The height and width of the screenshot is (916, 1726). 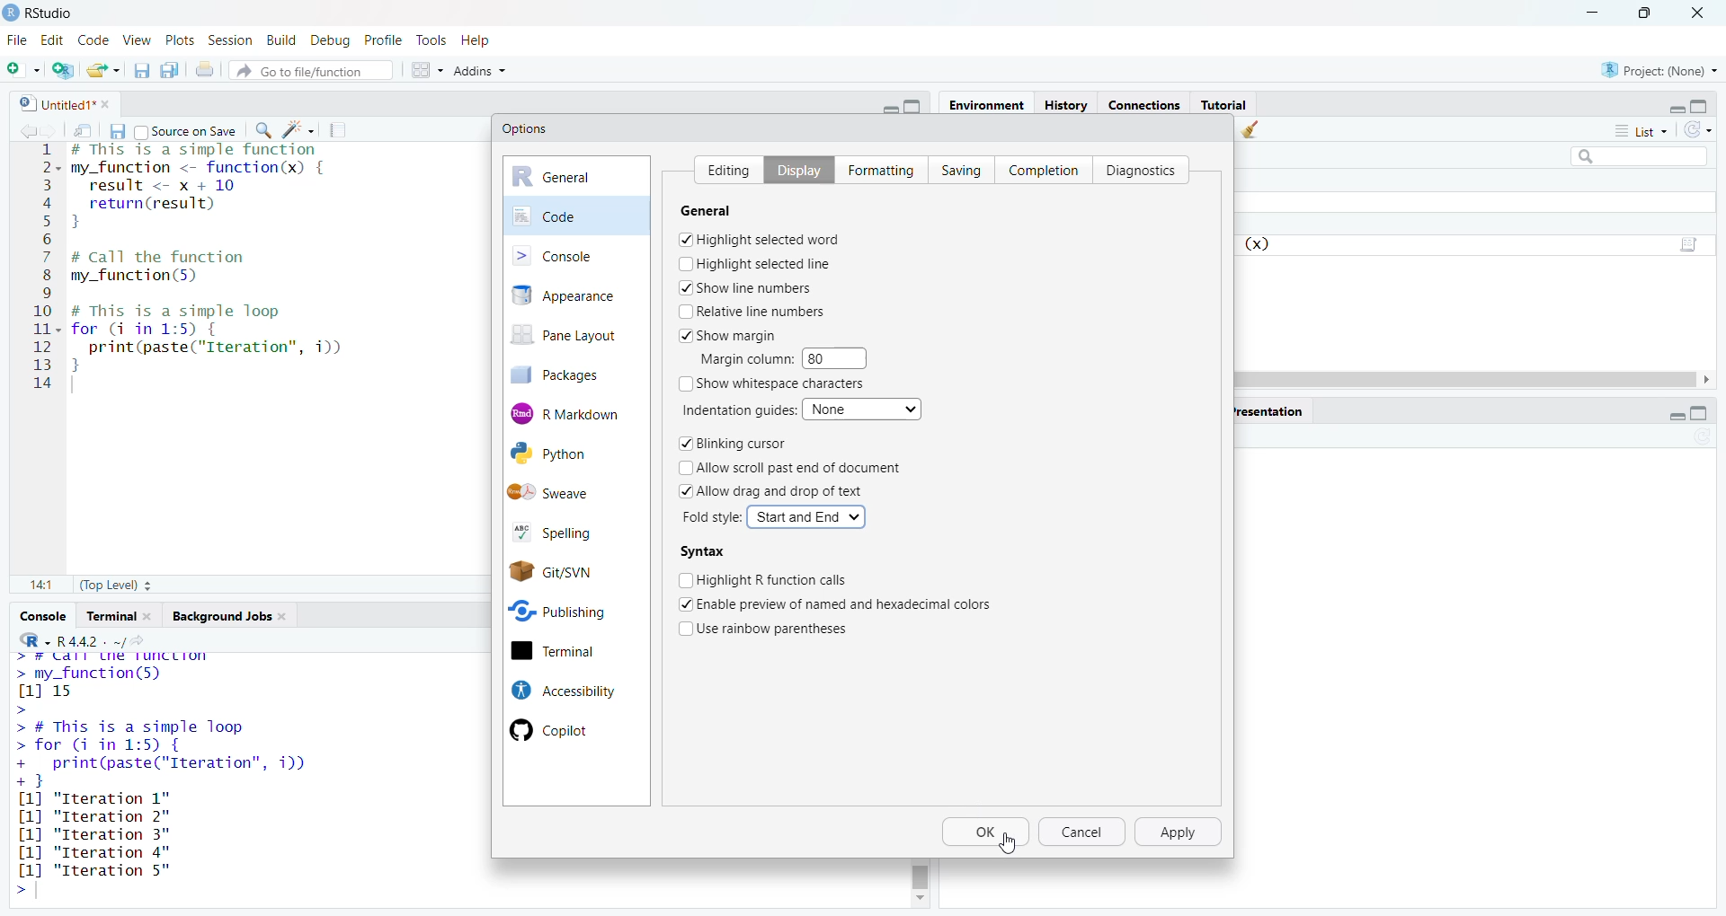 I want to click on highlight selected line, so click(x=755, y=263).